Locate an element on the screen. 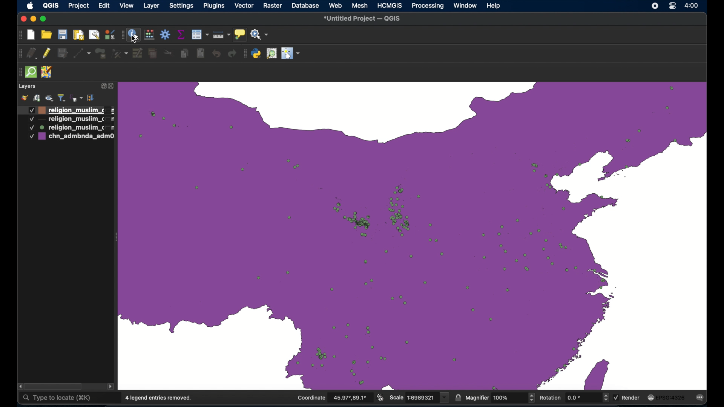 The height and width of the screenshot is (407, 724). paste fatures is located at coordinates (201, 52).